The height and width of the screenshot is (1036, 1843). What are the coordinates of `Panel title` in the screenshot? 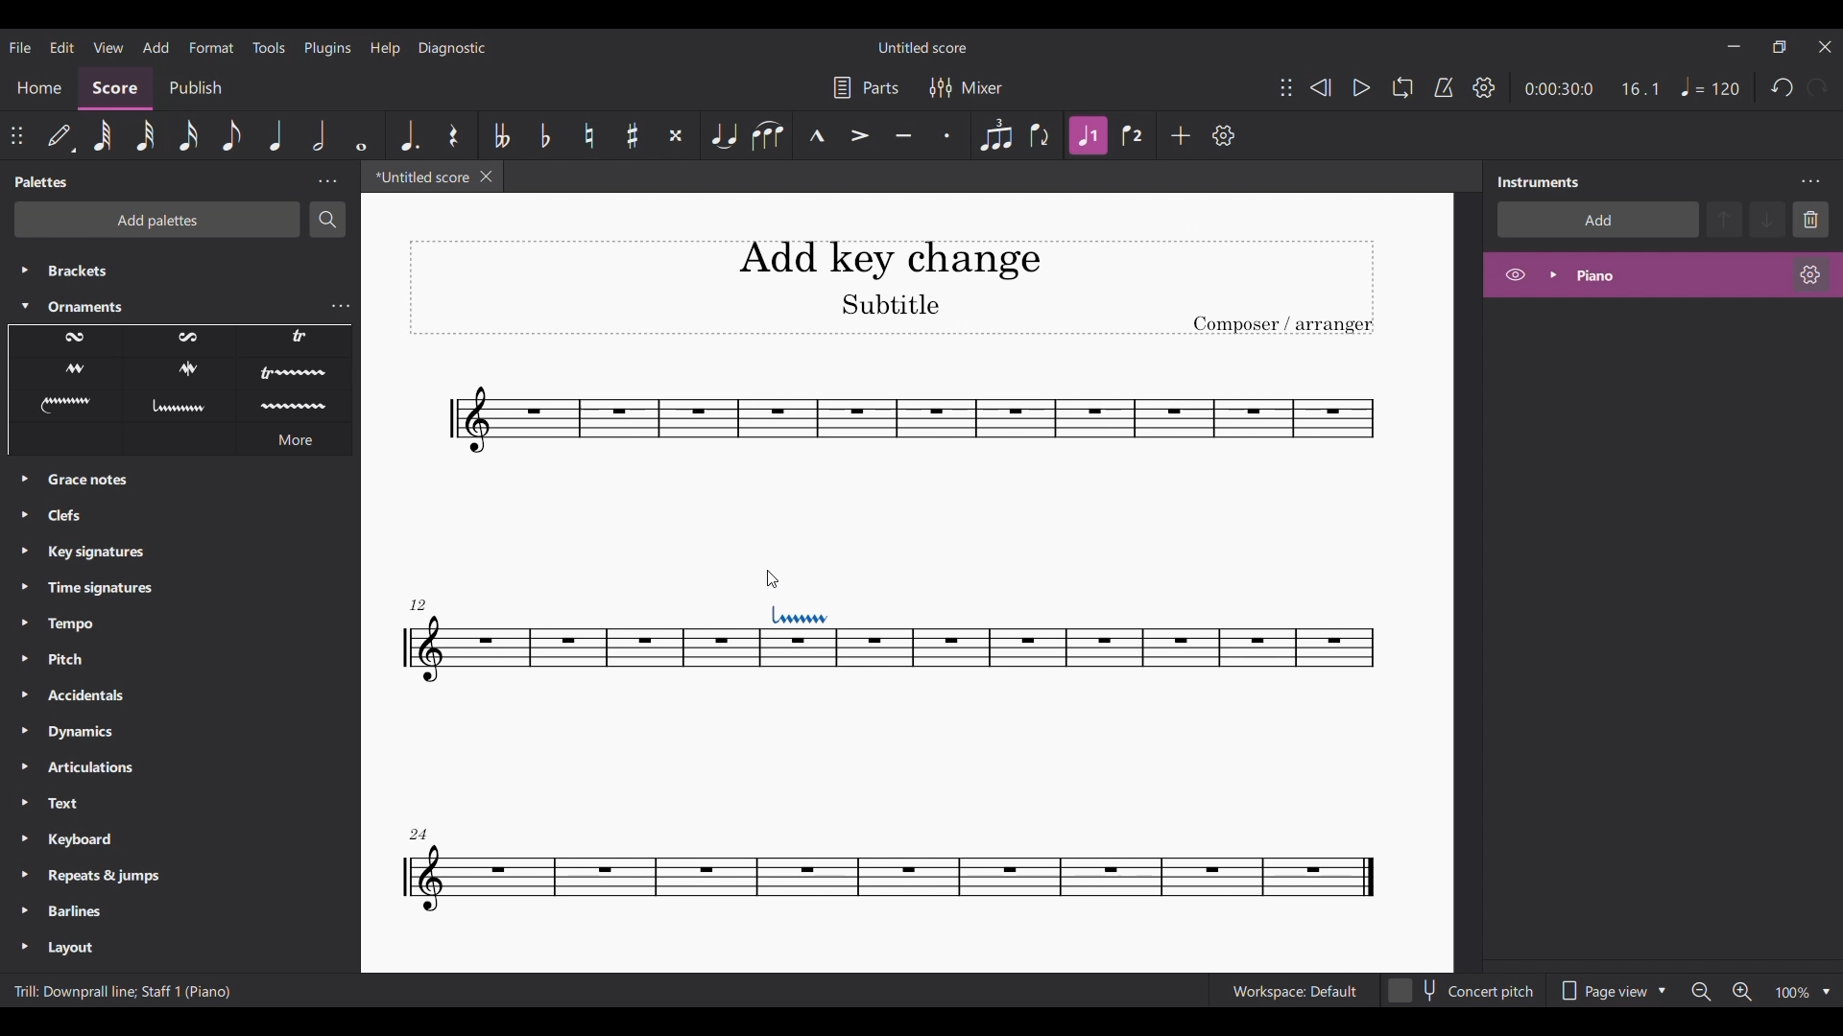 It's located at (1537, 181).